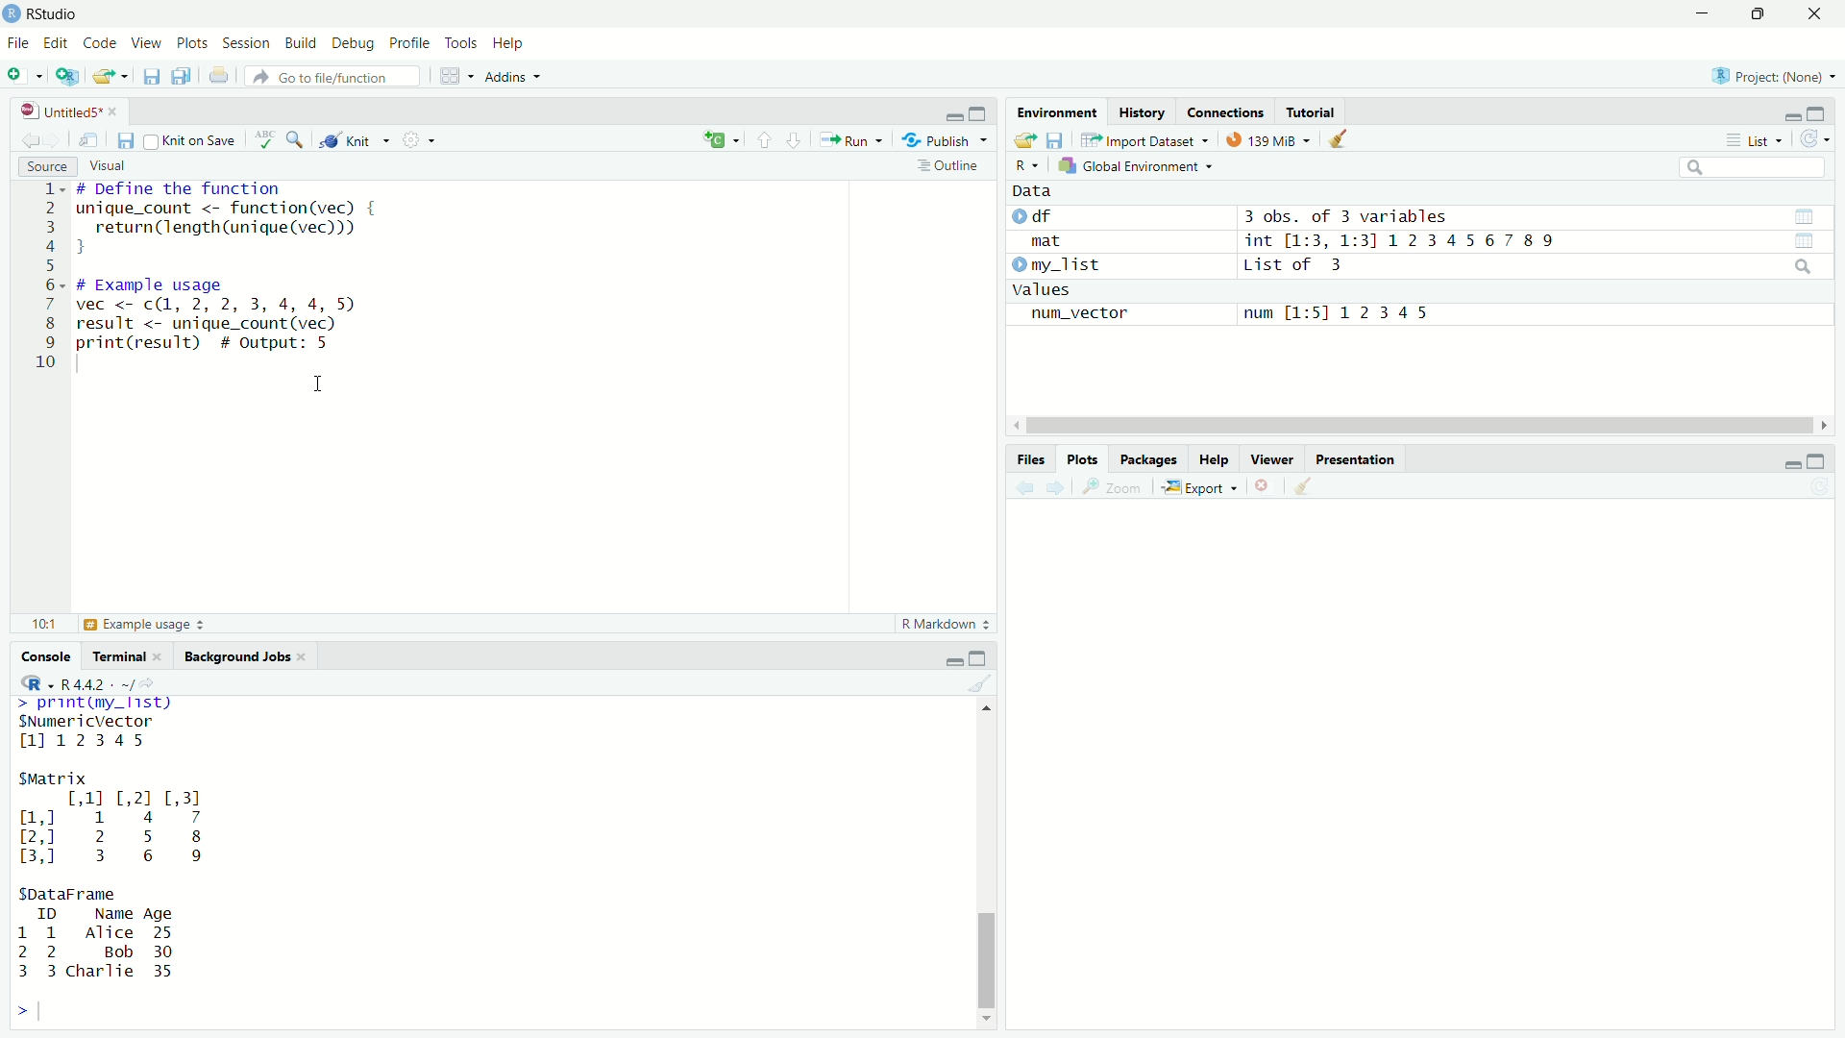  What do you see at coordinates (943, 139) in the screenshot?
I see `Publish` at bounding box center [943, 139].